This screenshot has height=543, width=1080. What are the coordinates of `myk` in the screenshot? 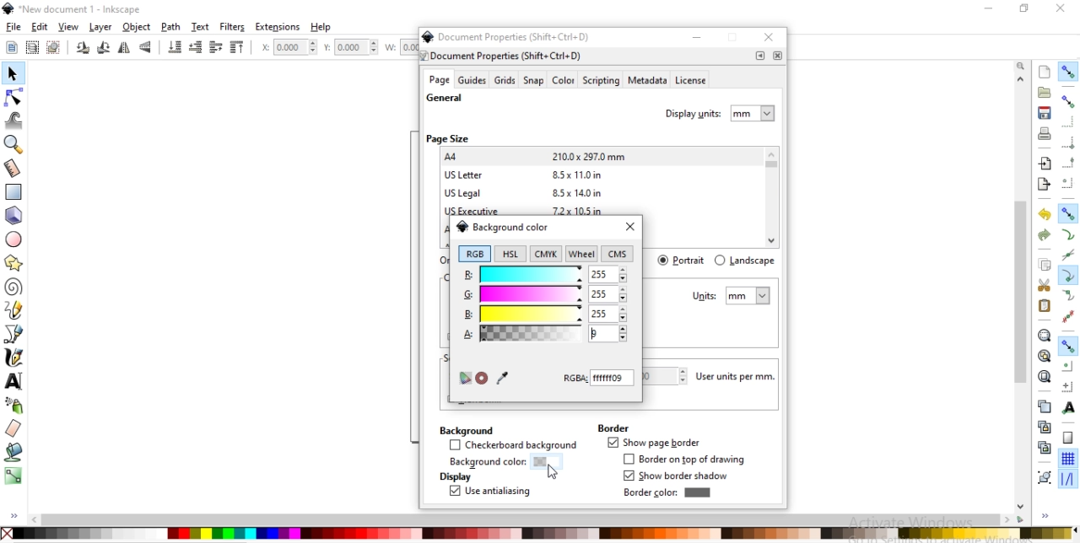 It's located at (548, 253).